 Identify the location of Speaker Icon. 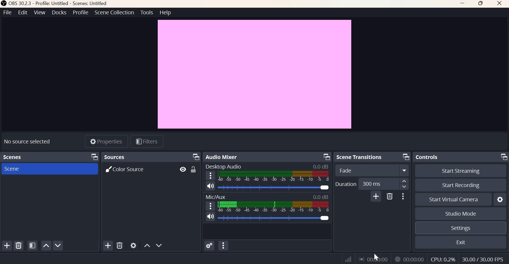
(210, 186).